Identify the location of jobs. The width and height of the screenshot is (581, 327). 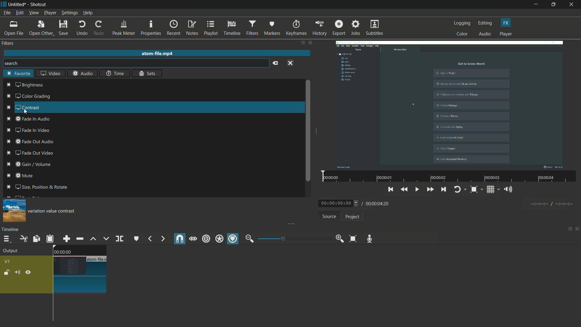
(356, 28).